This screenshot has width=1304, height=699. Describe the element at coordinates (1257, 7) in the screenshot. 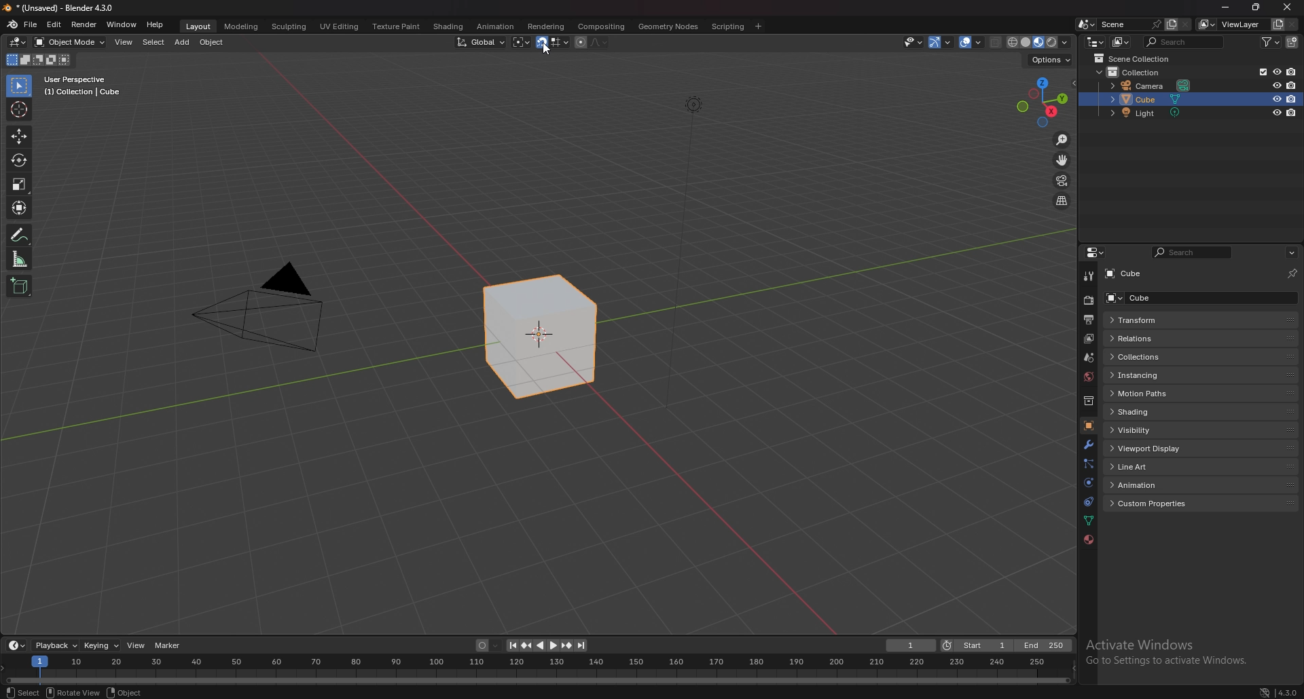

I see `resize` at that location.